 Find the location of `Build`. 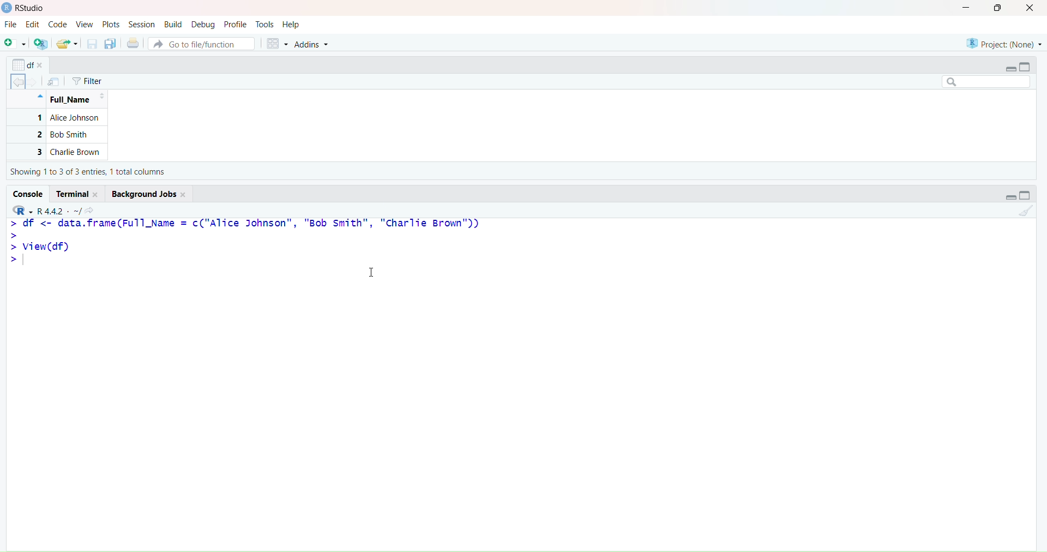

Build is located at coordinates (173, 23).